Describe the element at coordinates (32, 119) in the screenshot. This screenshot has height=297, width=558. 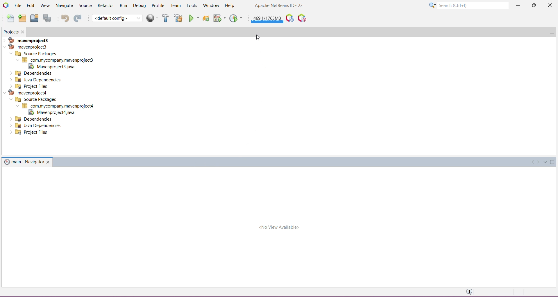
I see `` at that location.